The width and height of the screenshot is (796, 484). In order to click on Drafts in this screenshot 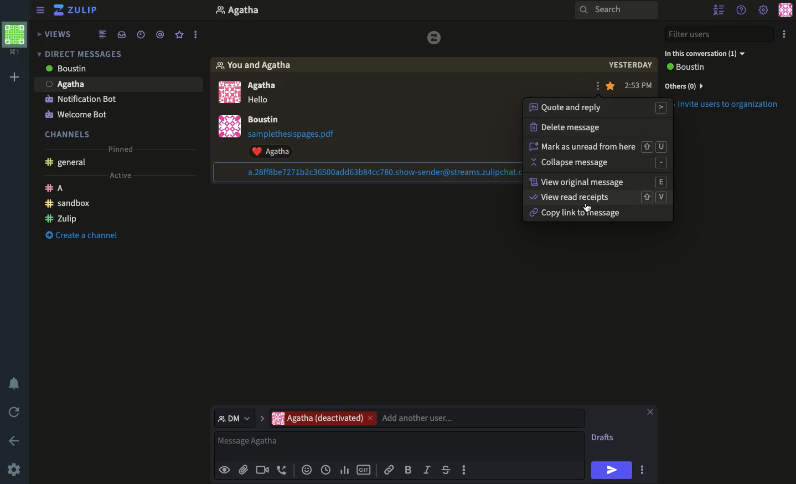, I will do `click(604, 439)`.